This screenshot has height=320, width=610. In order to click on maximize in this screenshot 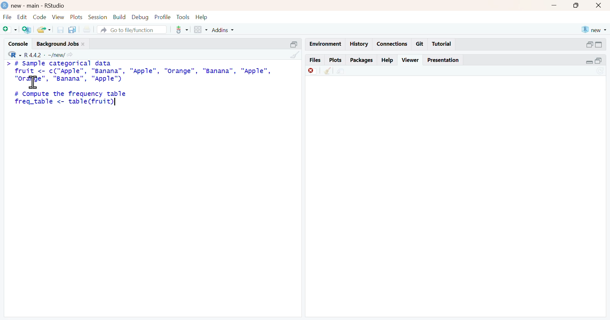, I will do `click(573, 6)`.